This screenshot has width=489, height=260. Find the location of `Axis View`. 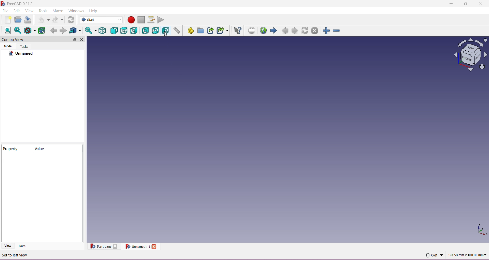

Axis View is located at coordinates (471, 54).